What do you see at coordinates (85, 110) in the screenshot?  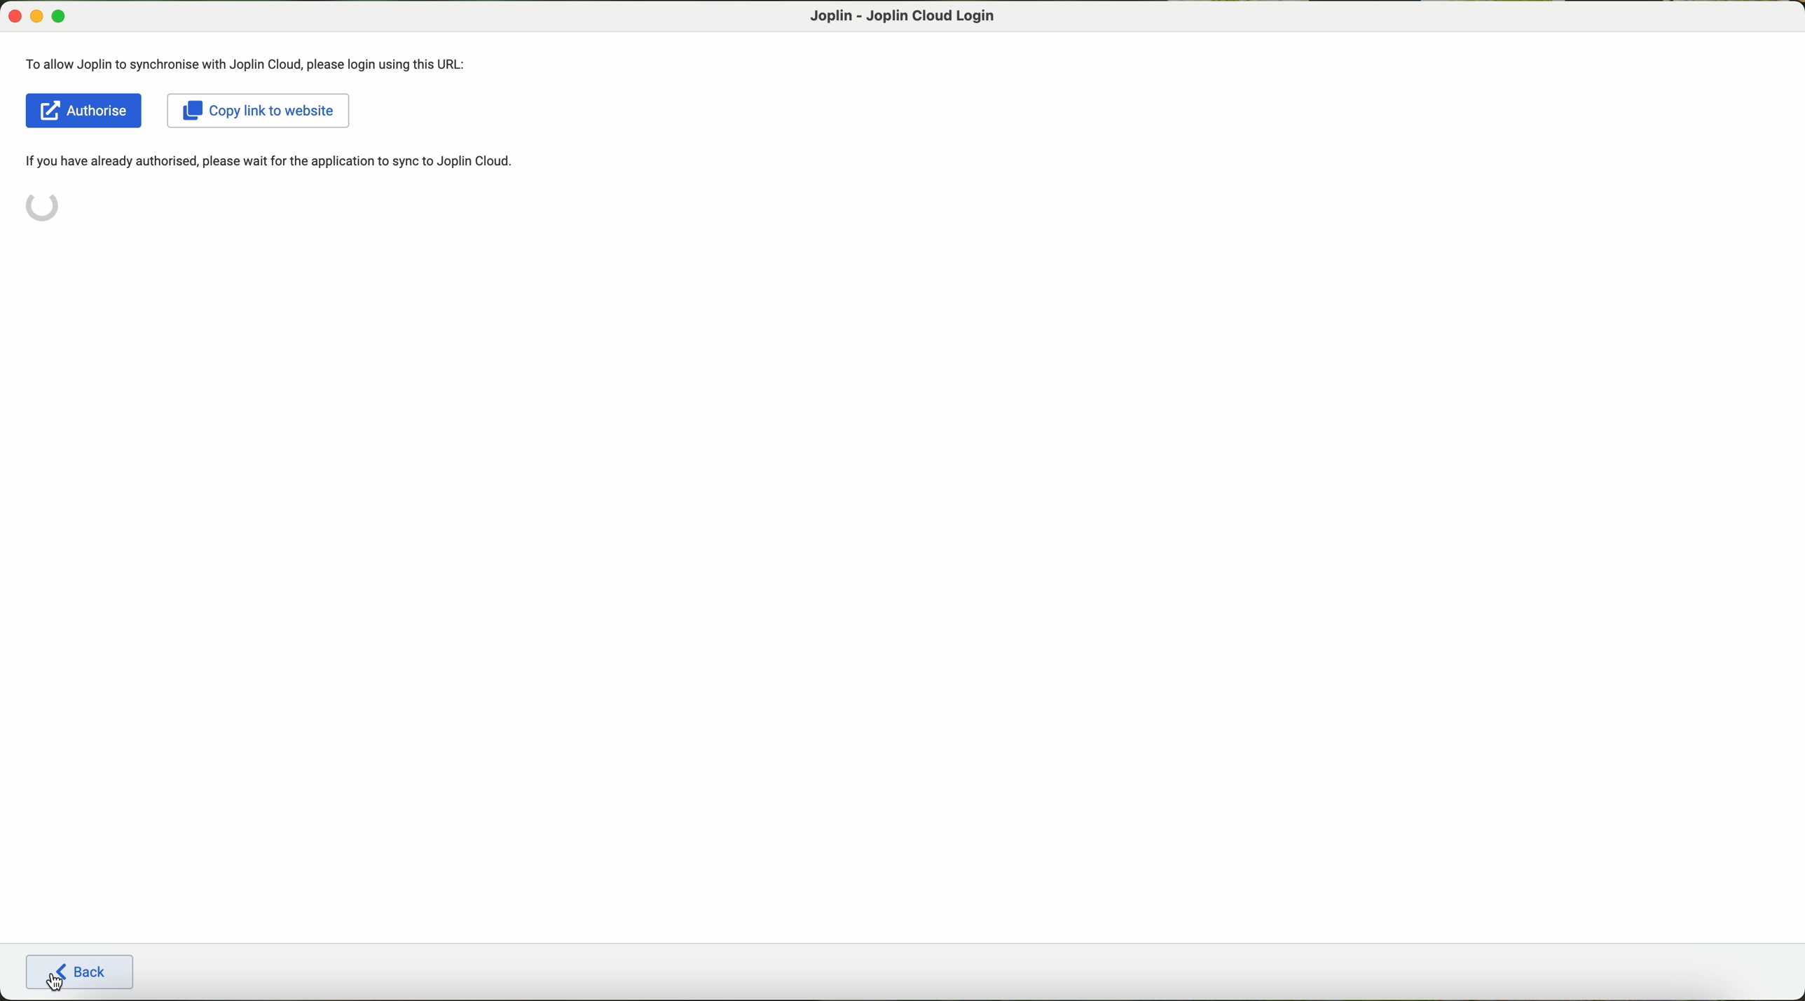 I see `authorise` at bounding box center [85, 110].